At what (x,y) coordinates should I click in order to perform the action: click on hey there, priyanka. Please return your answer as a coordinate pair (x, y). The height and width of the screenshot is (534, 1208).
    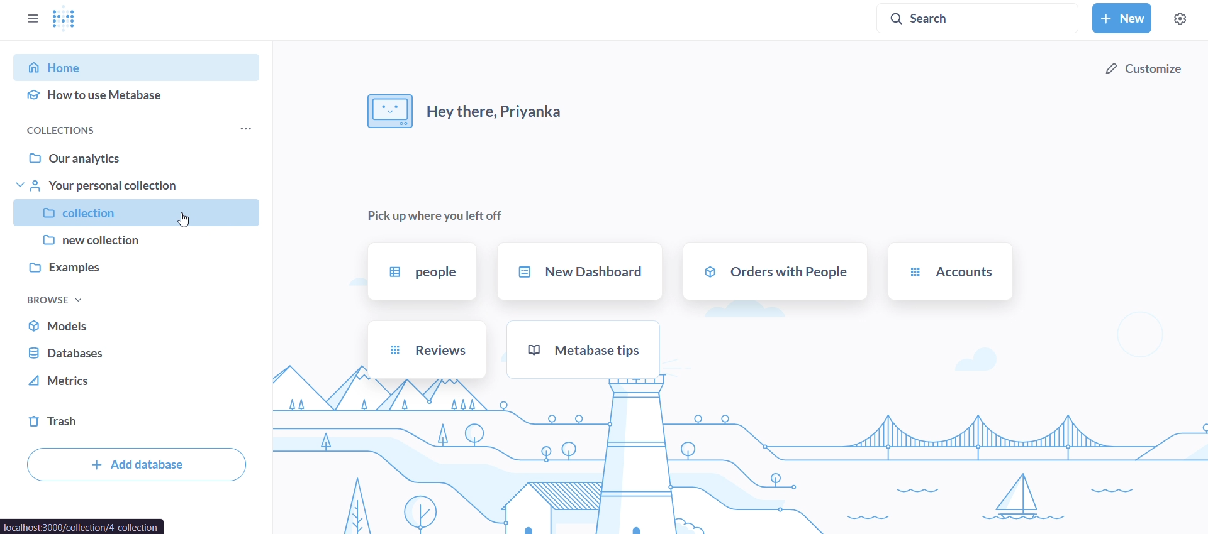
    Looking at the image, I should click on (468, 111).